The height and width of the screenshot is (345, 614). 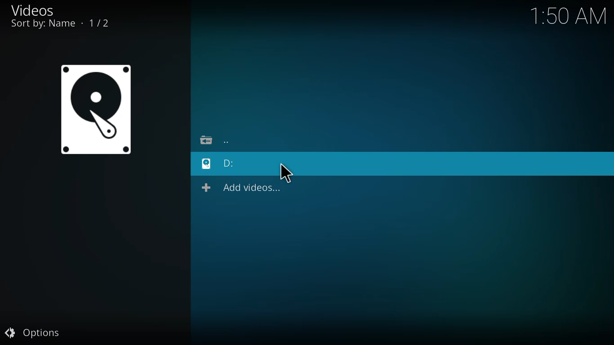 What do you see at coordinates (569, 18) in the screenshot?
I see `time` at bounding box center [569, 18].